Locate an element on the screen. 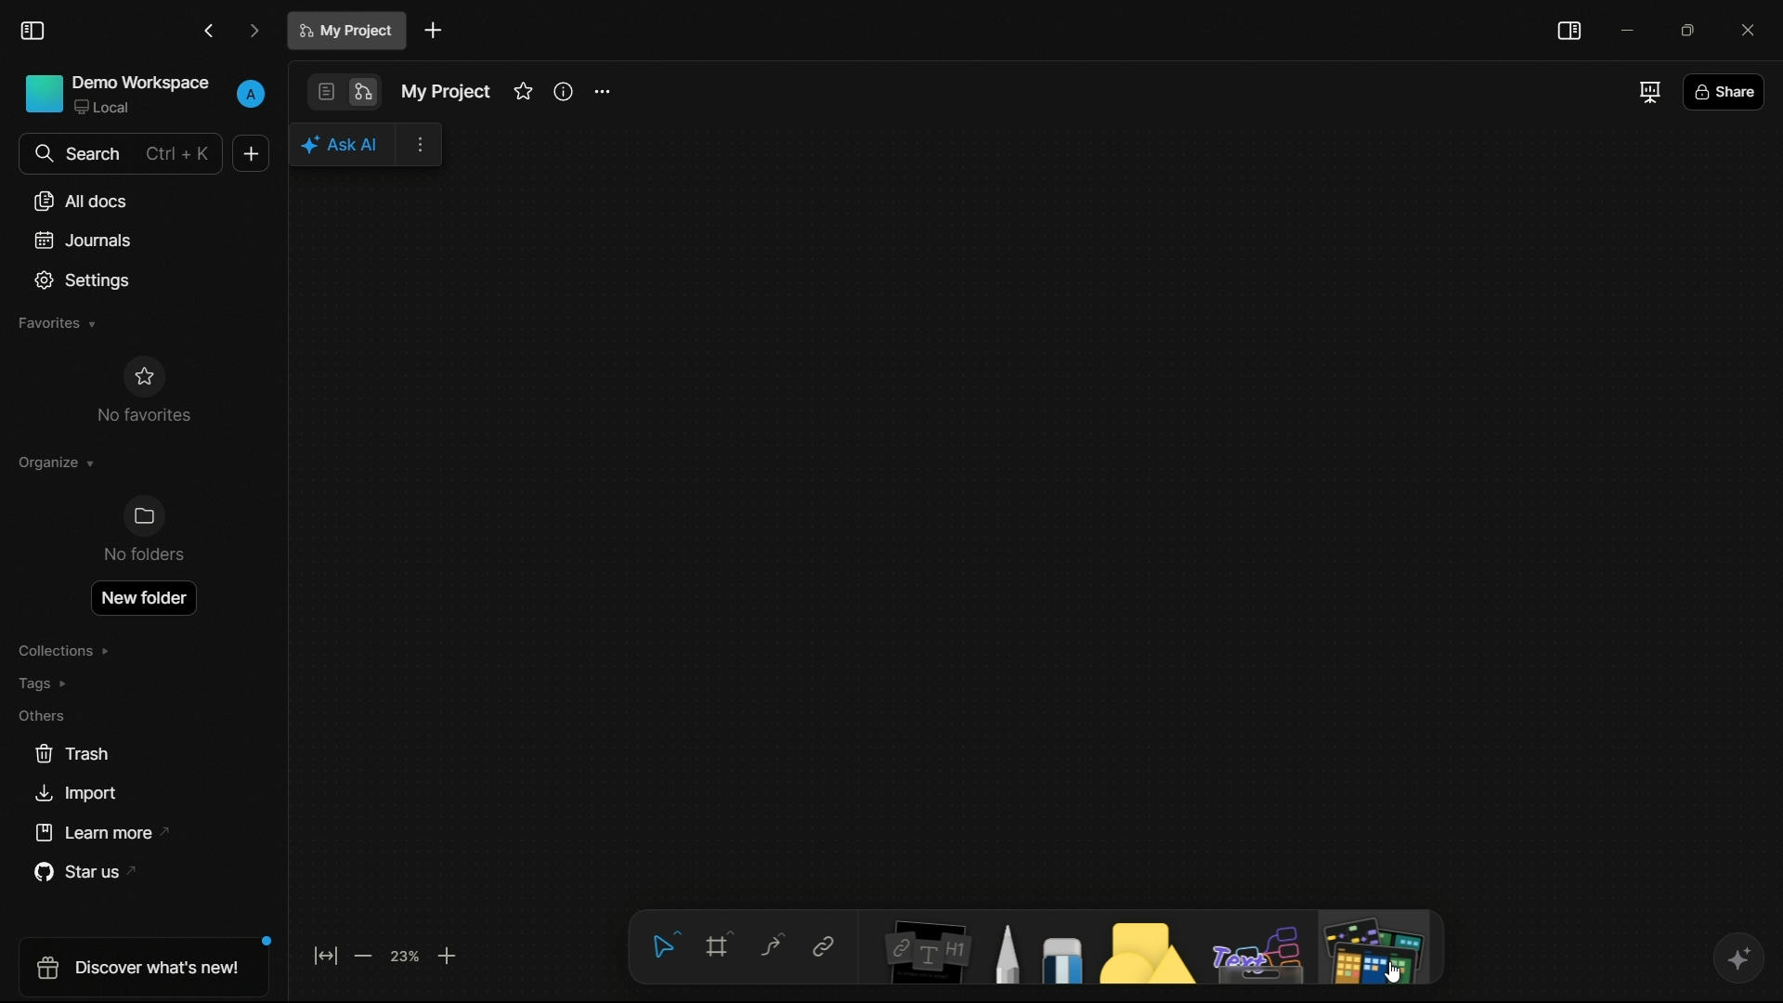  journals is located at coordinates (84, 241).